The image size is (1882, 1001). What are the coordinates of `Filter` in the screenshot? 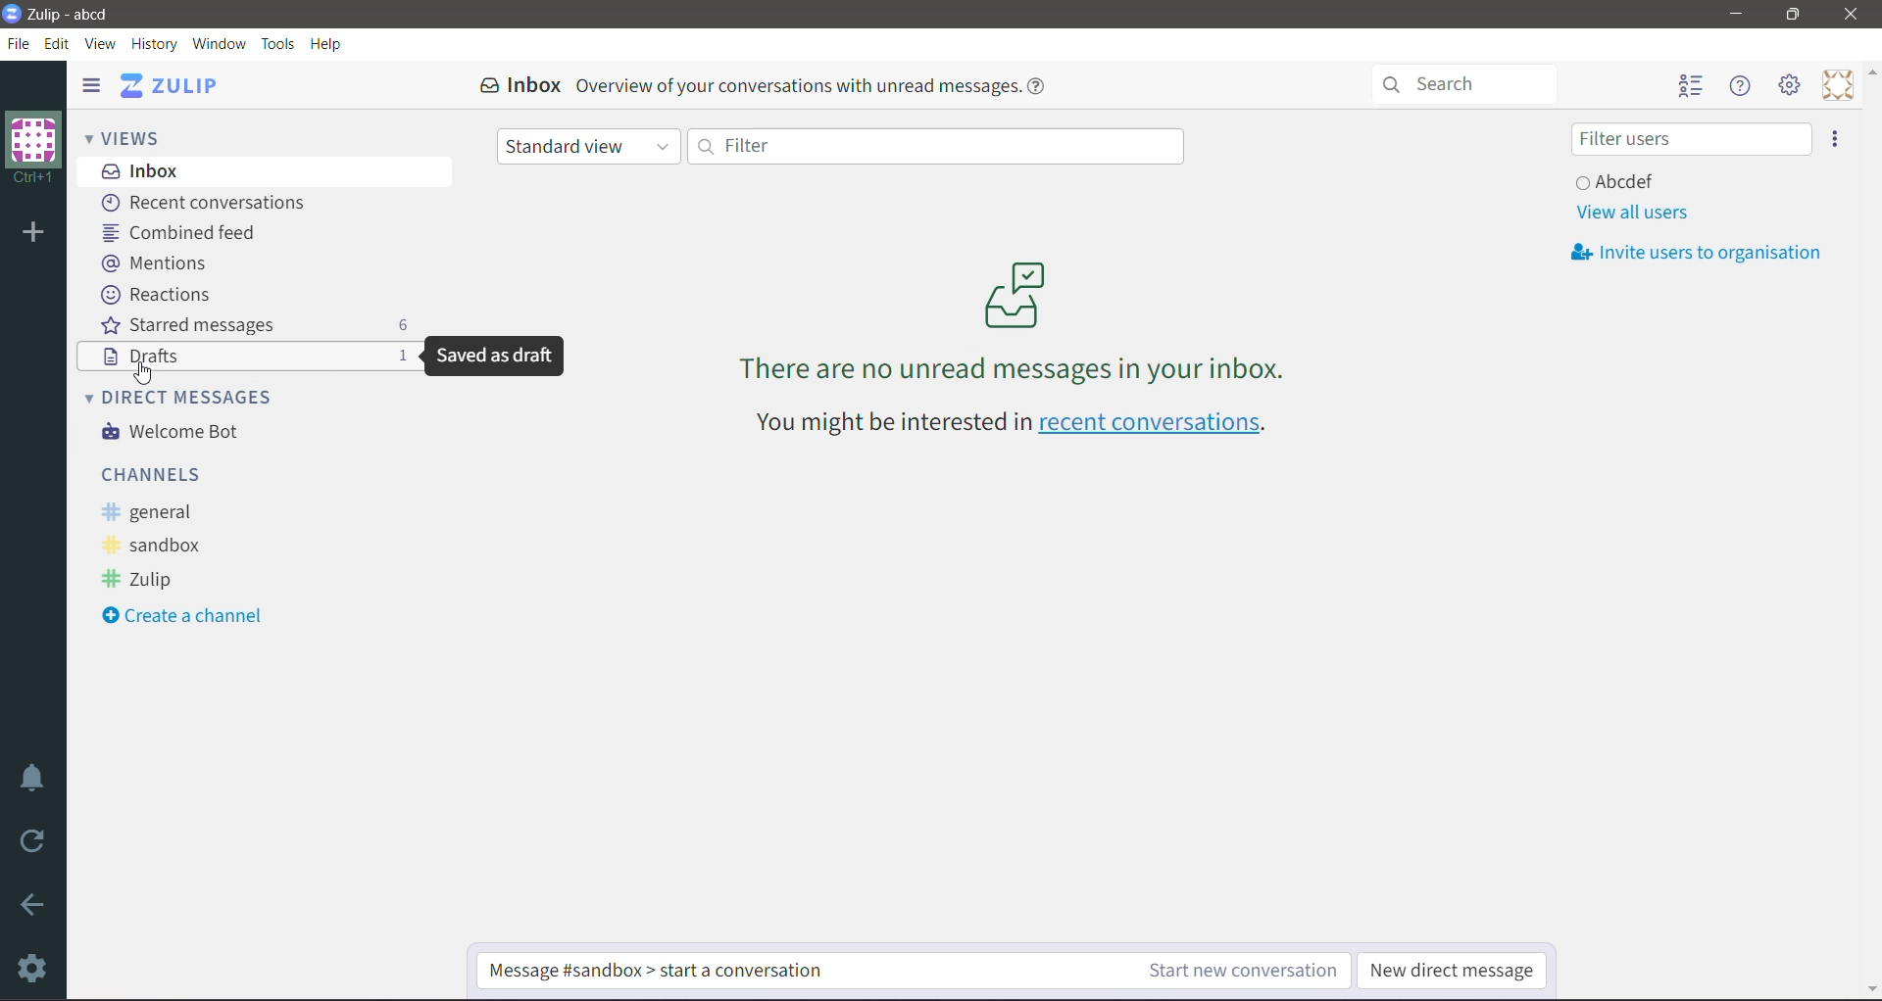 It's located at (934, 145).